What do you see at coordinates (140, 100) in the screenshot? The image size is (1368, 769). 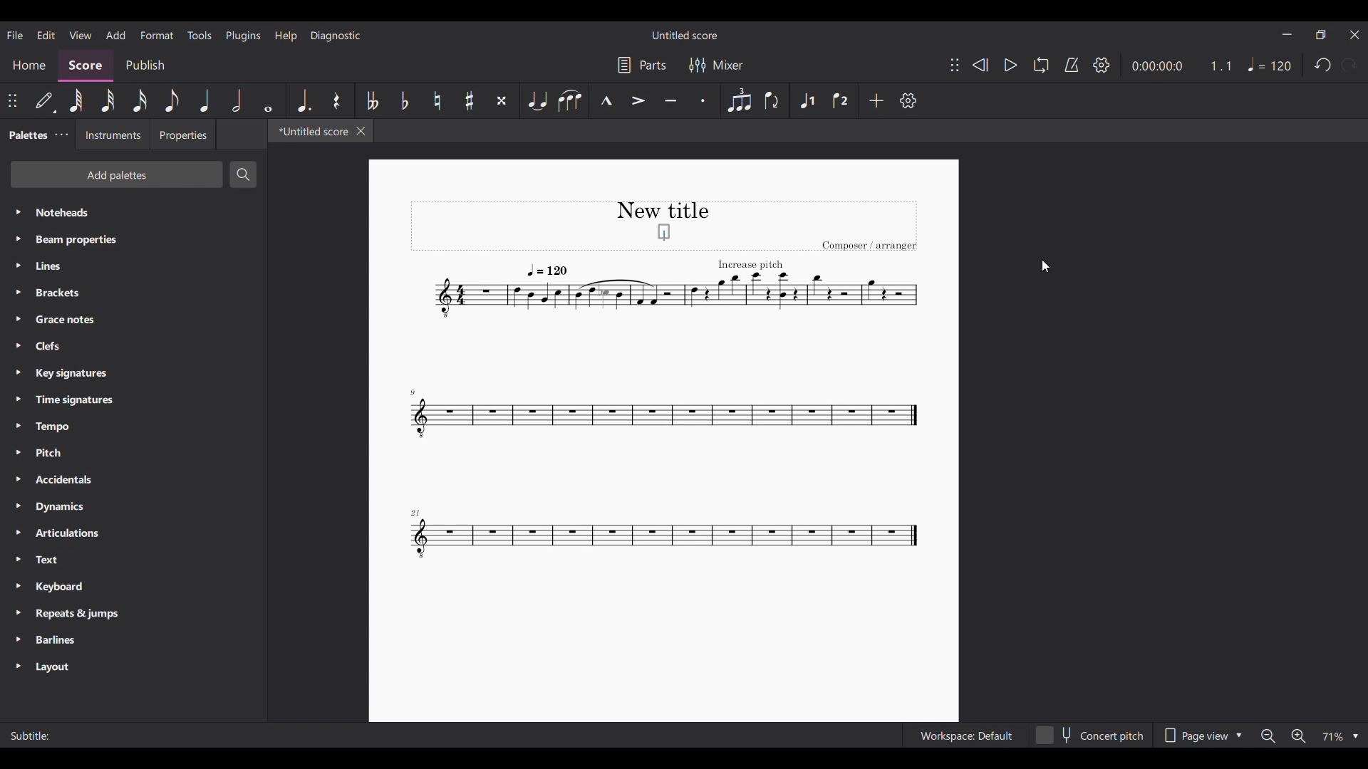 I see `16th note` at bounding box center [140, 100].